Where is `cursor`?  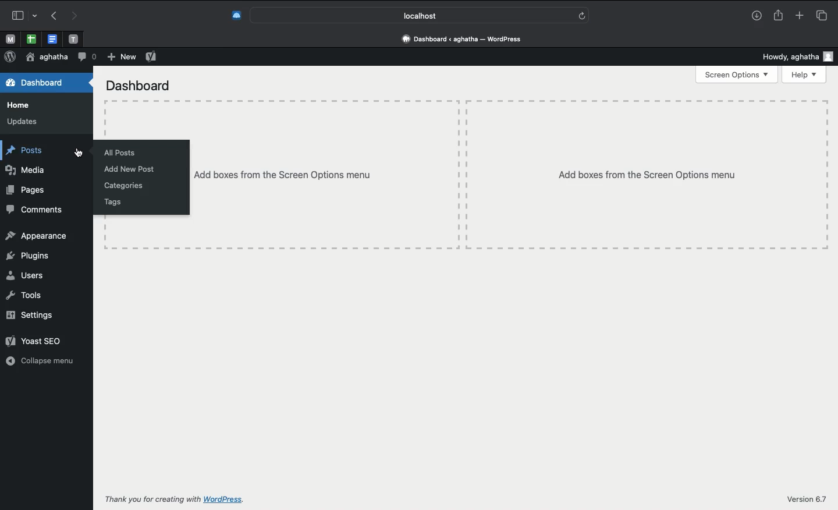
cursor is located at coordinates (78, 154).